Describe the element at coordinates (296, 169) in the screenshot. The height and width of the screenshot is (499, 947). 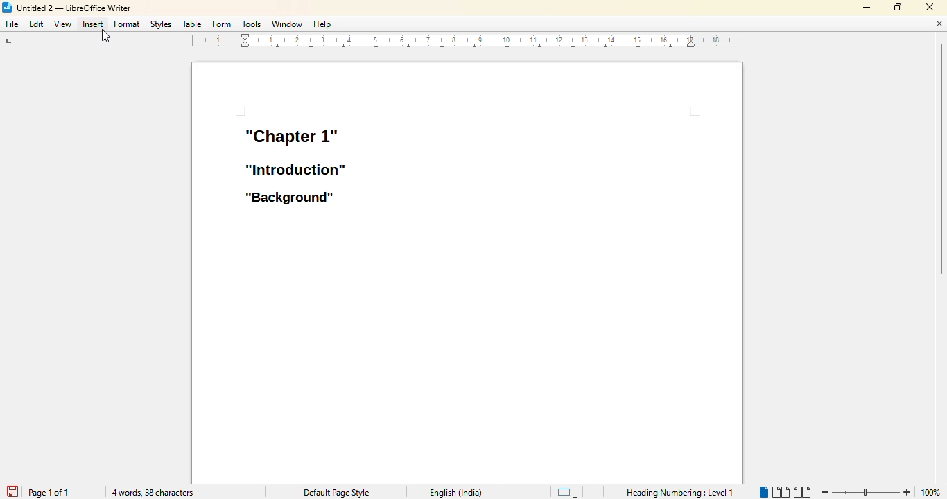
I see `heading 2` at that location.